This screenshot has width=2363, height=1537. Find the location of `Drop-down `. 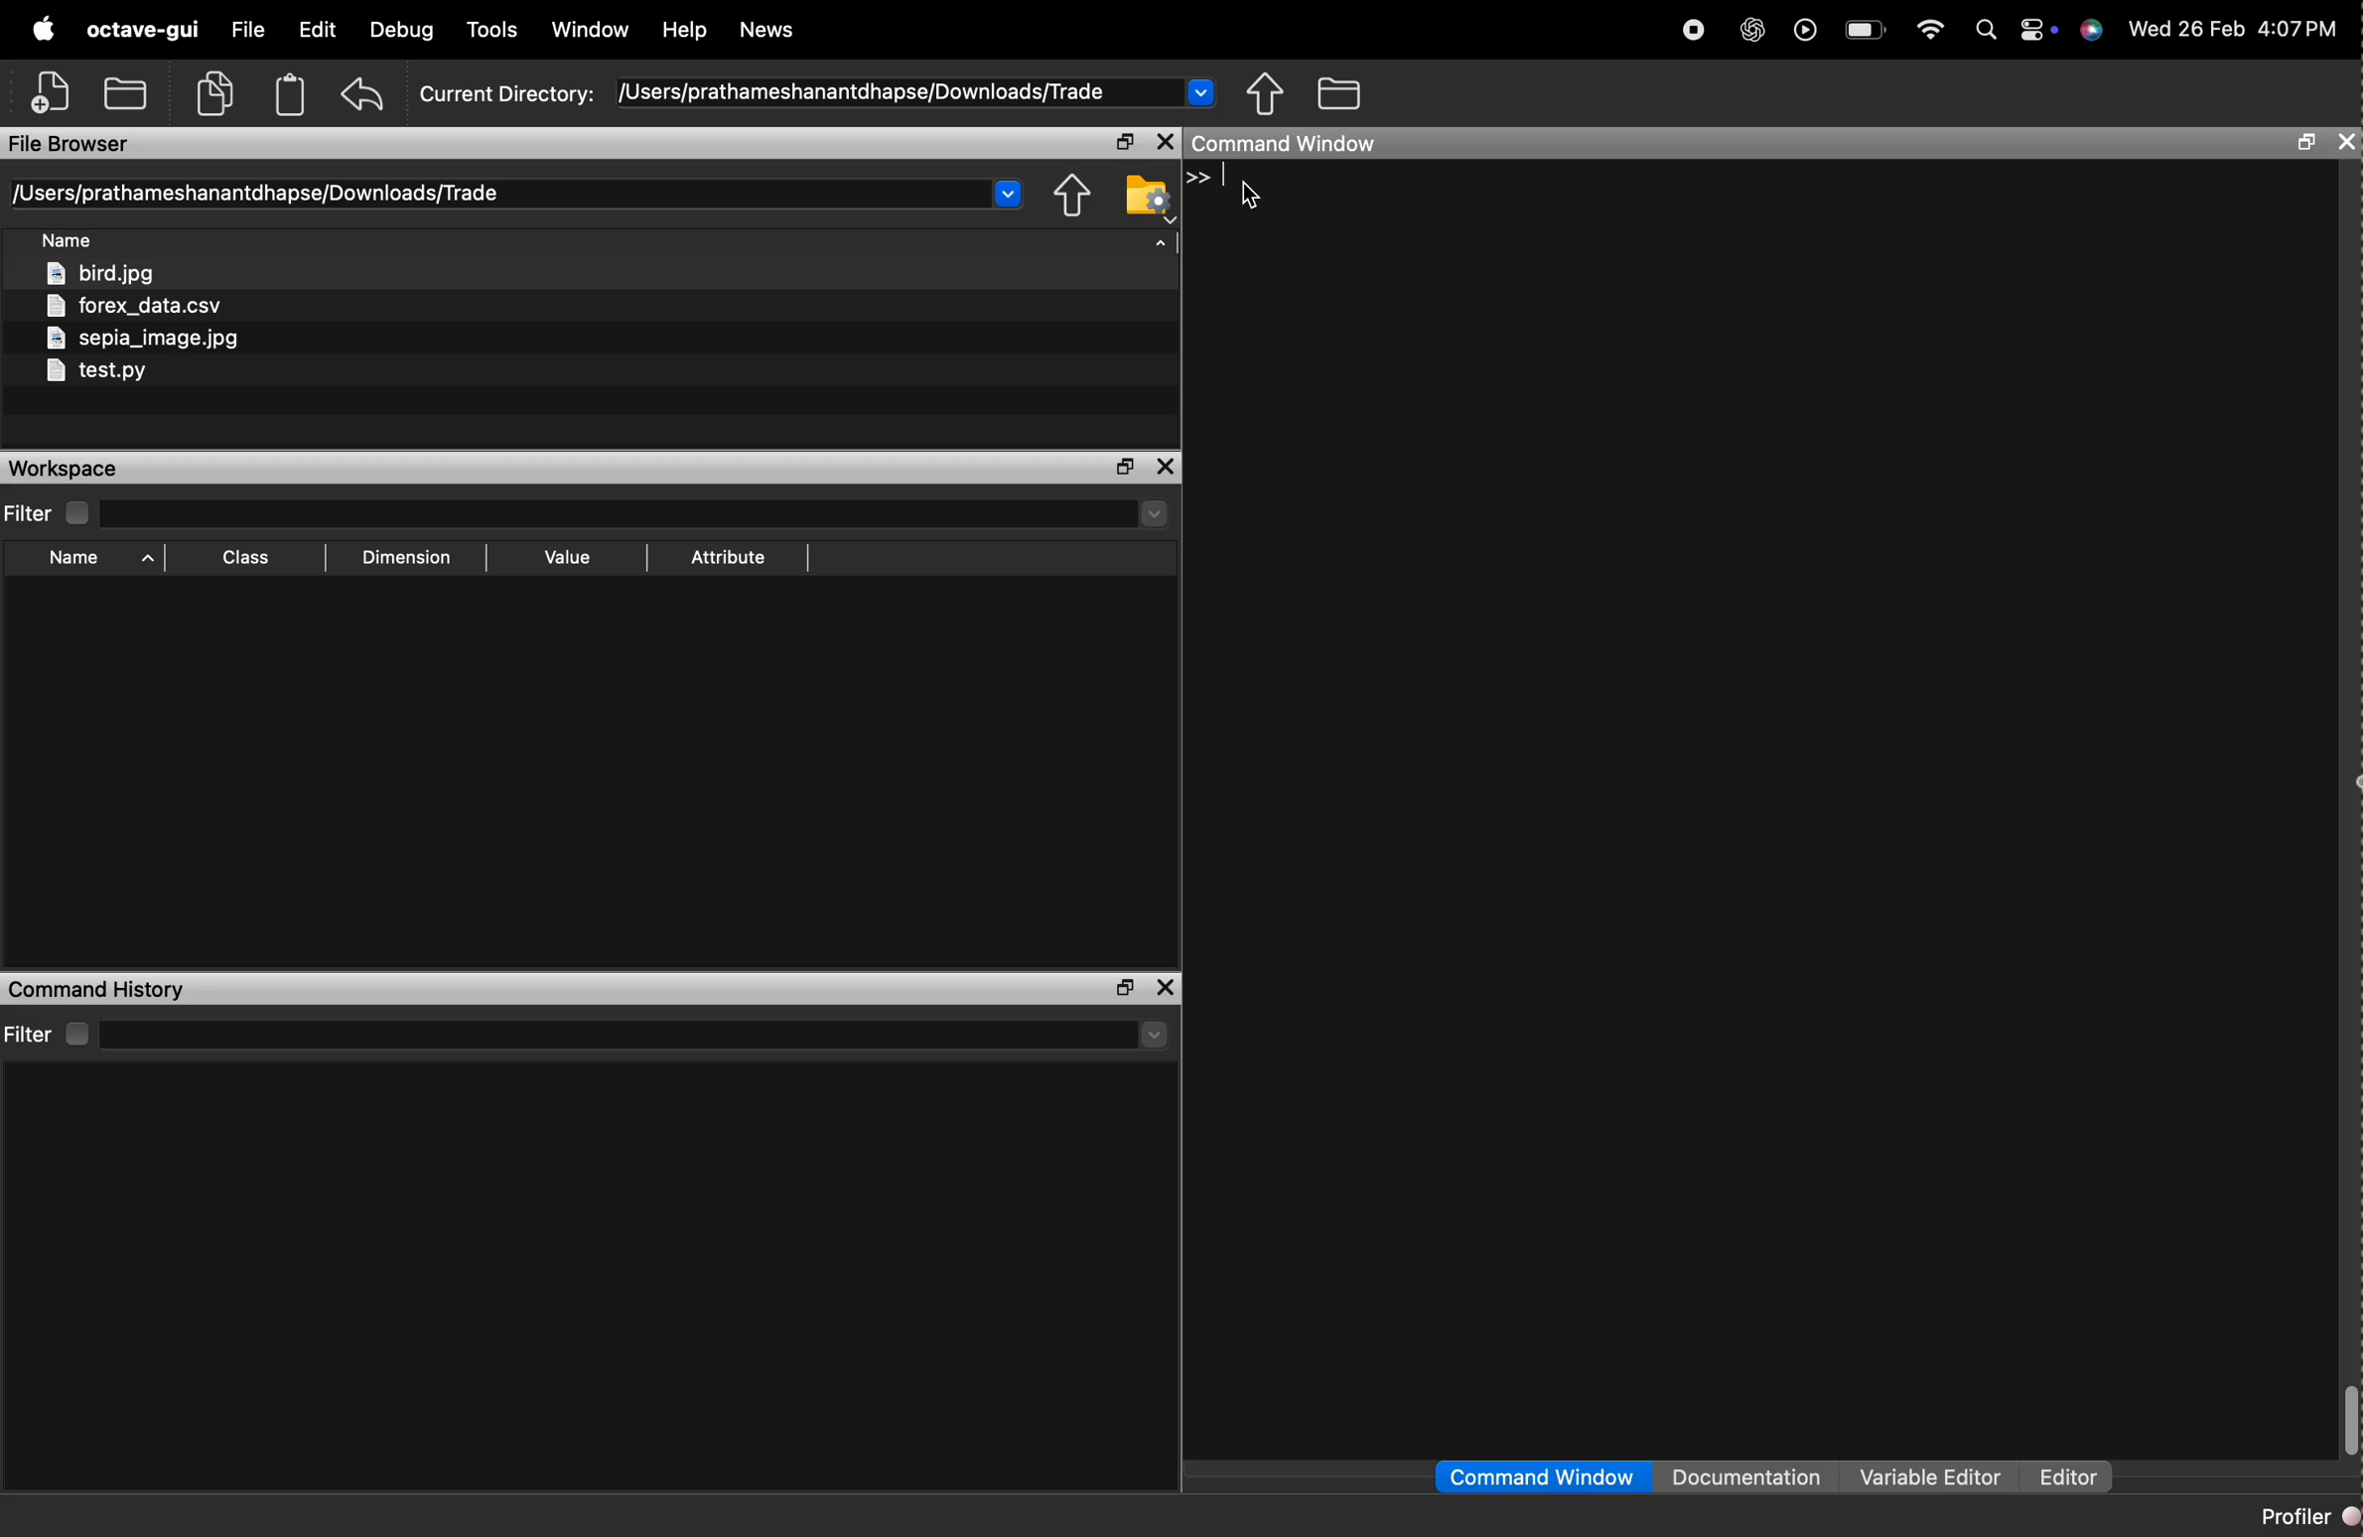

Drop-down  is located at coordinates (1008, 194).